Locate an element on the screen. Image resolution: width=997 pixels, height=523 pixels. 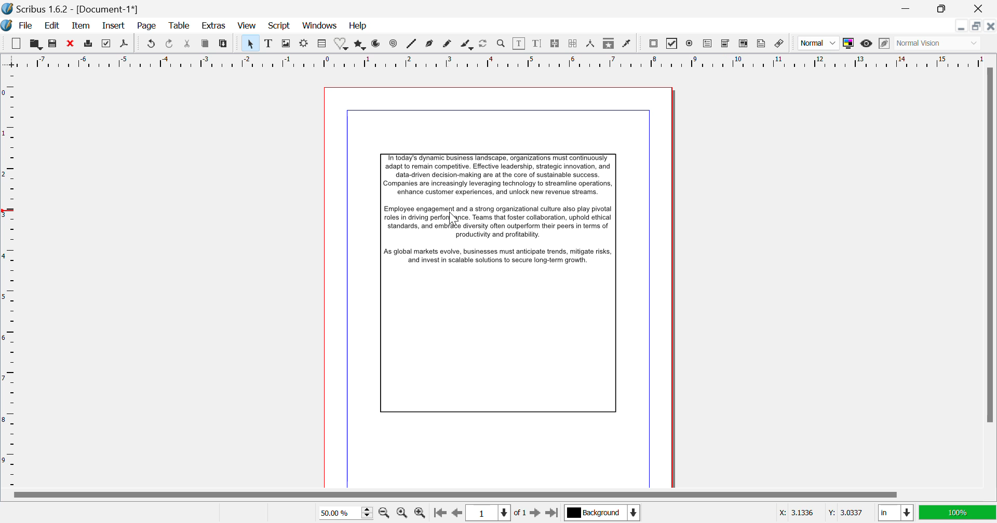
Pdf Push button is located at coordinates (653, 43).